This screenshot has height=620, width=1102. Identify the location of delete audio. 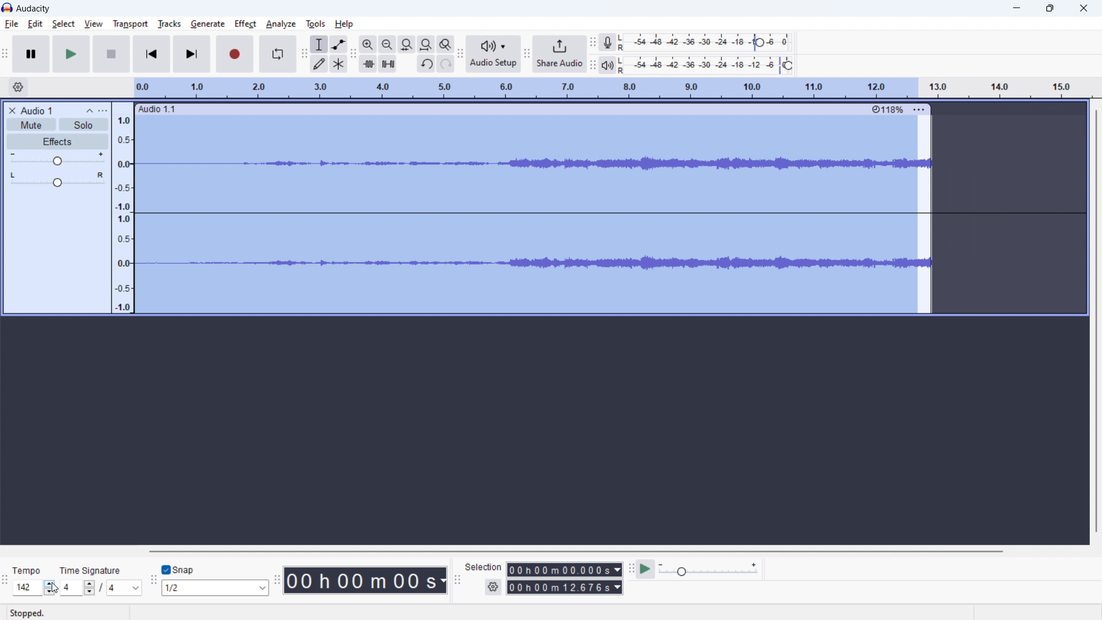
(11, 110).